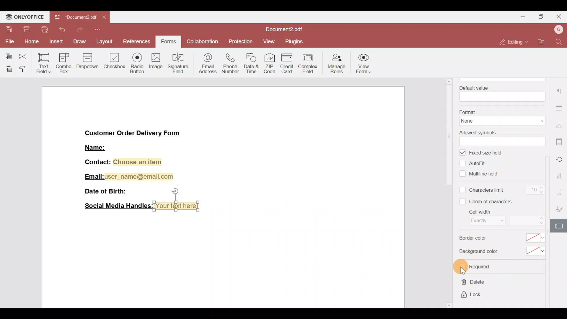 The image size is (567, 319). Describe the element at coordinates (45, 30) in the screenshot. I see `Quick print` at that location.